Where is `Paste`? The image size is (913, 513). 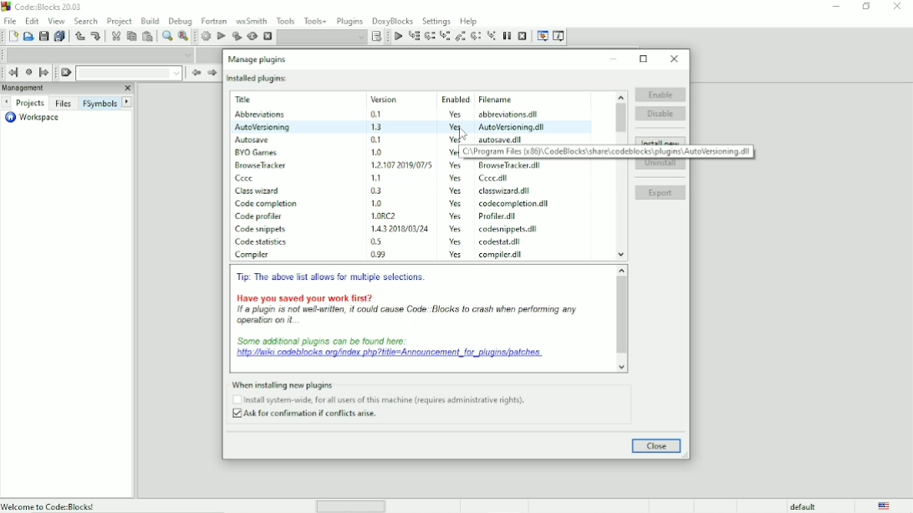 Paste is located at coordinates (149, 37).